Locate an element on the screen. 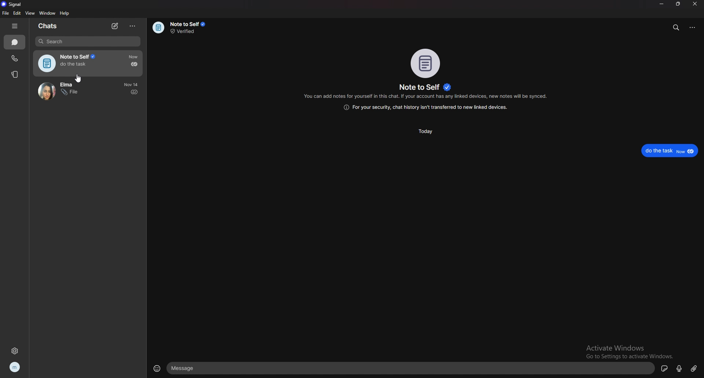 This screenshot has height=378, width=704. chat is located at coordinates (70, 89).